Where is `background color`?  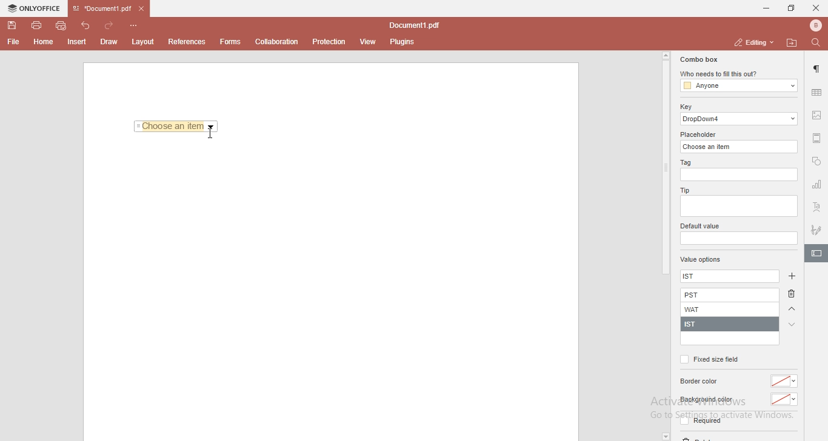
background color is located at coordinates (706, 400).